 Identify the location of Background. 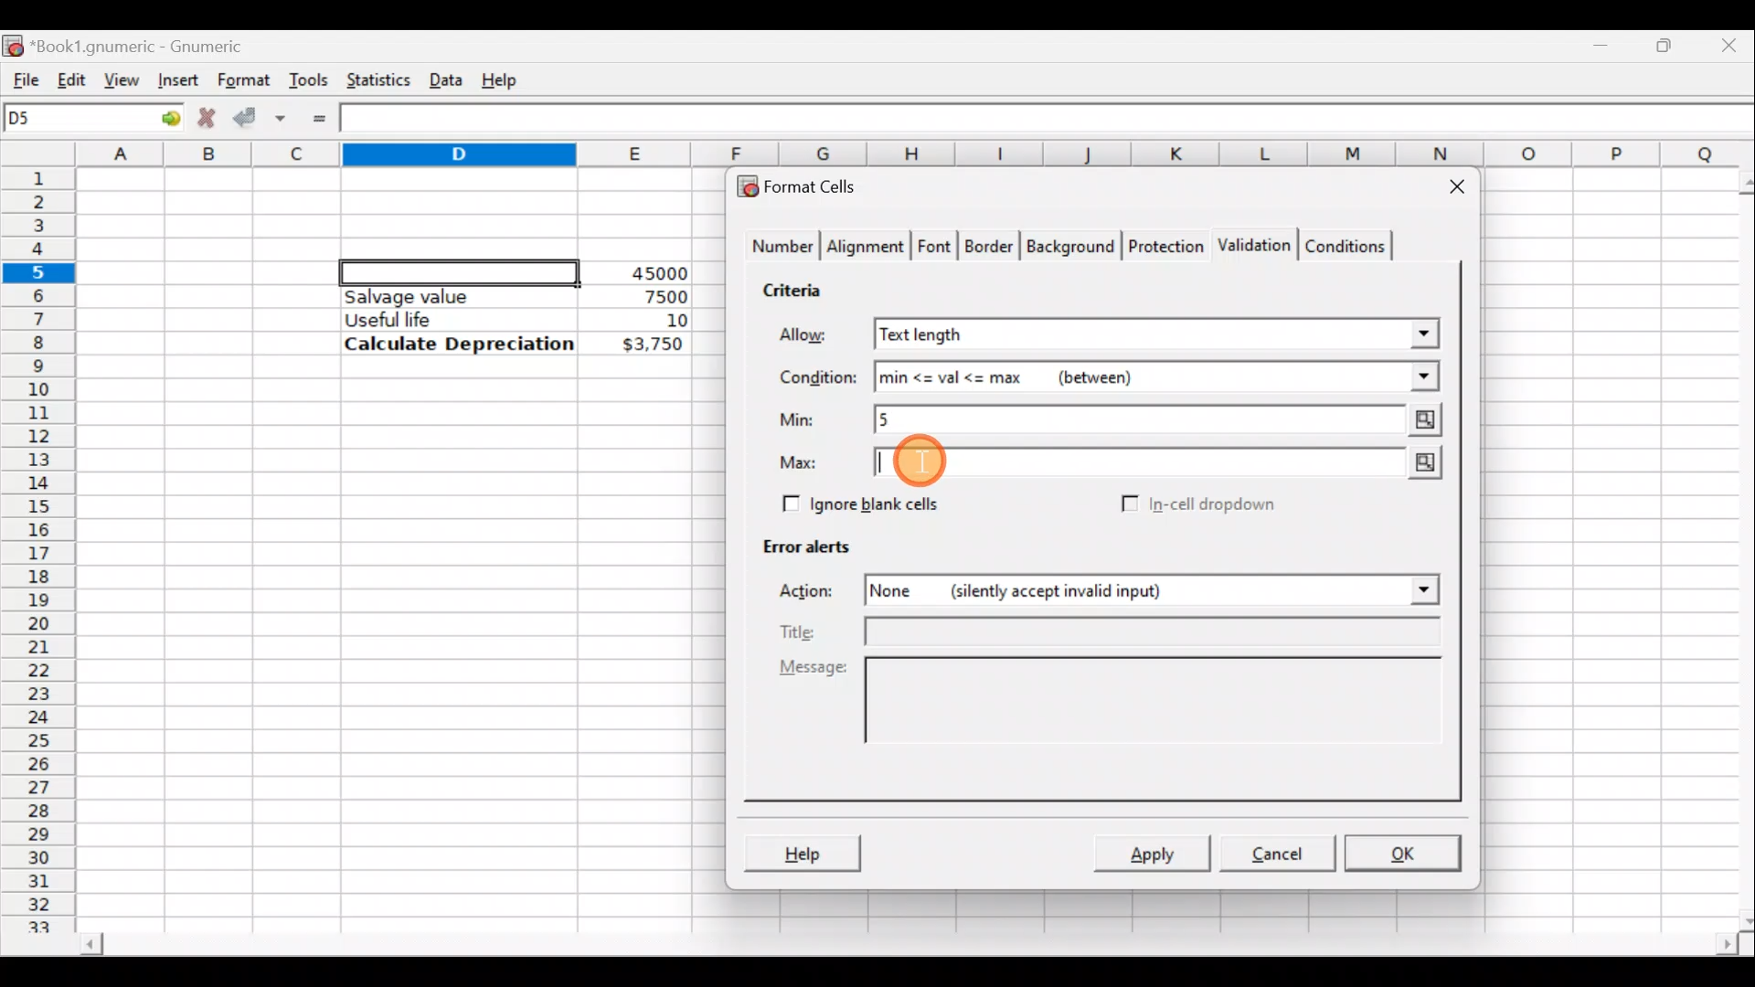
(1069, 245).